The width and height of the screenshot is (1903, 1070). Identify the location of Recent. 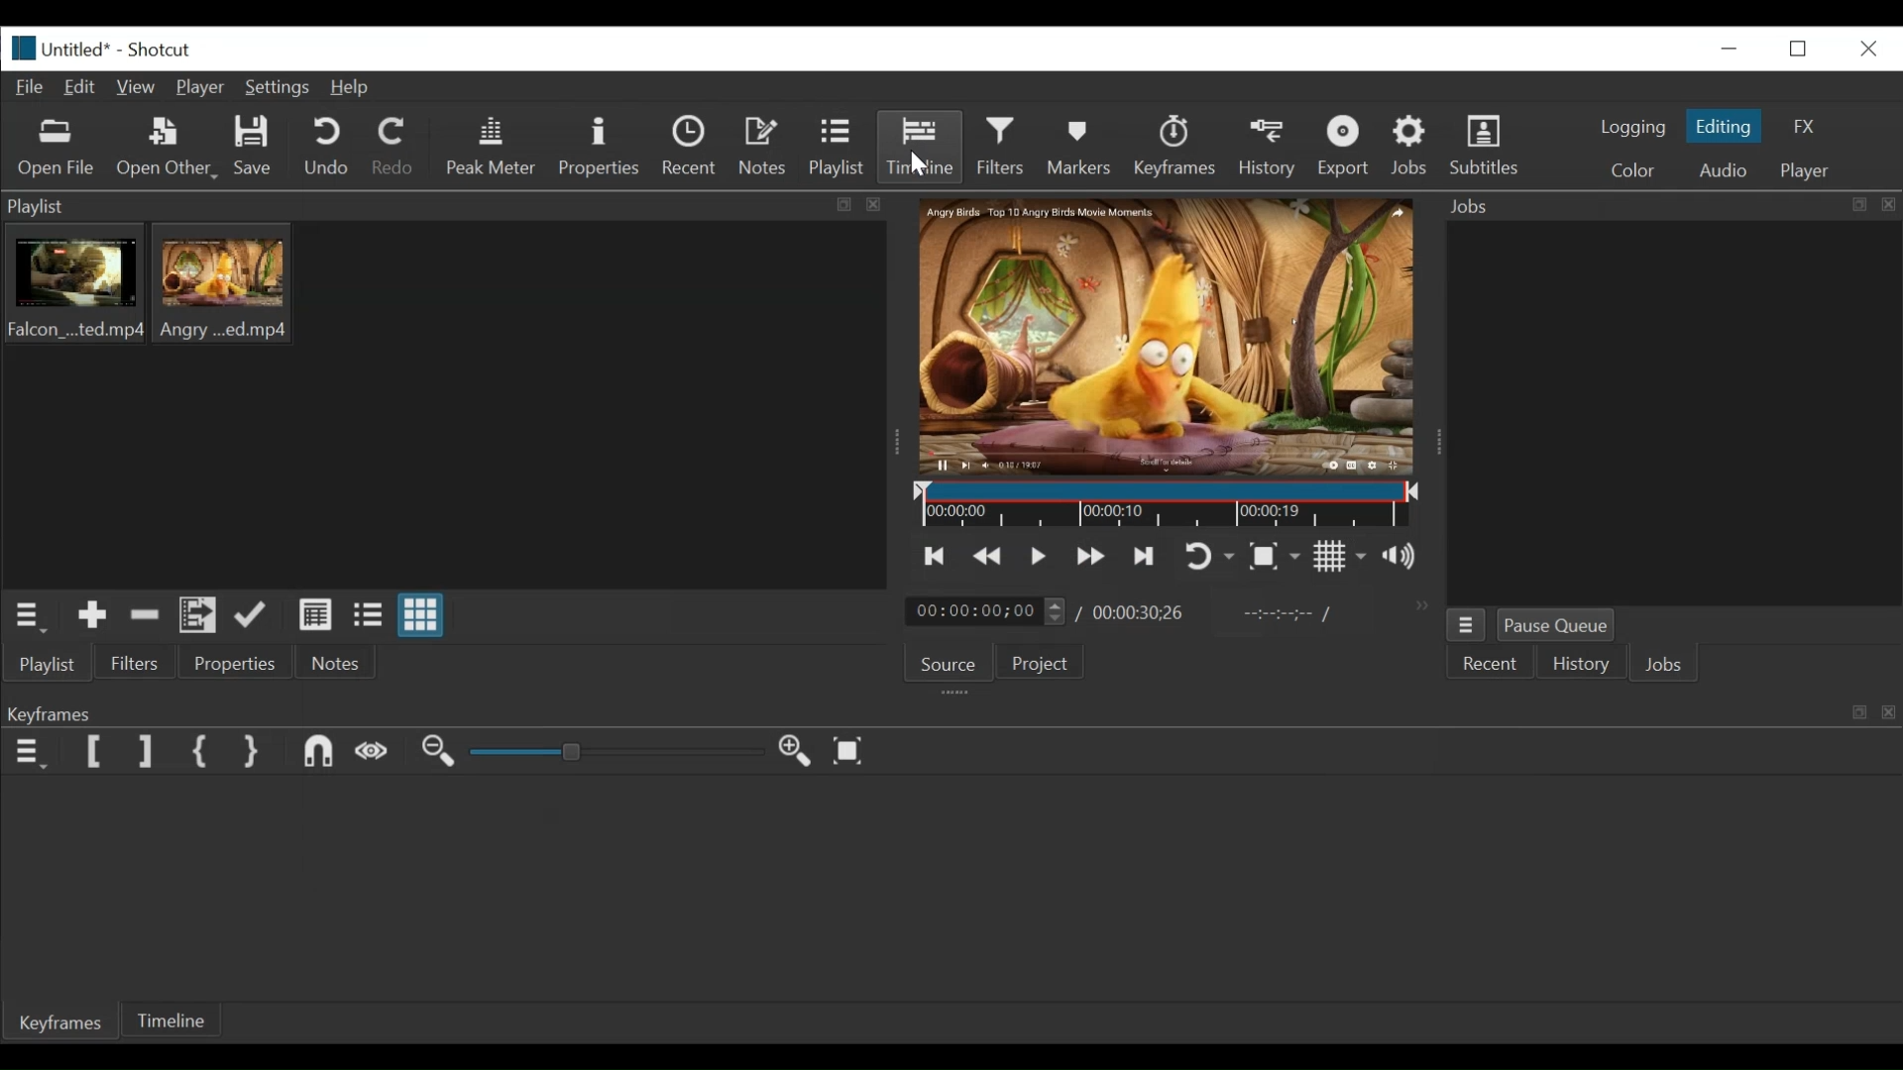
(694, 149).